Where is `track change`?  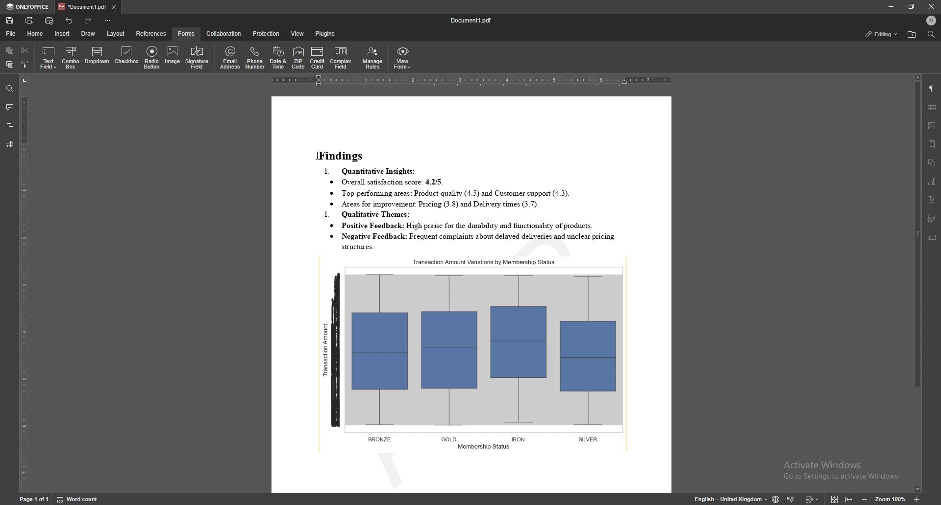
track change is located at coordinates (813, 499).